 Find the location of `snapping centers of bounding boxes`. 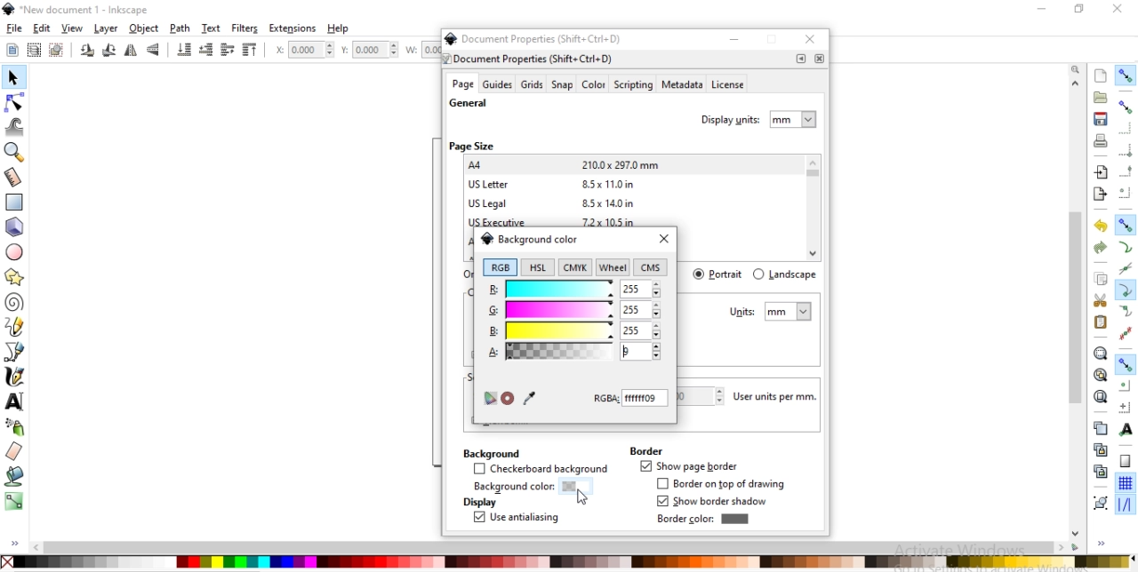

snapping centers of bounding boxes is located at coordinates (1125, 193).